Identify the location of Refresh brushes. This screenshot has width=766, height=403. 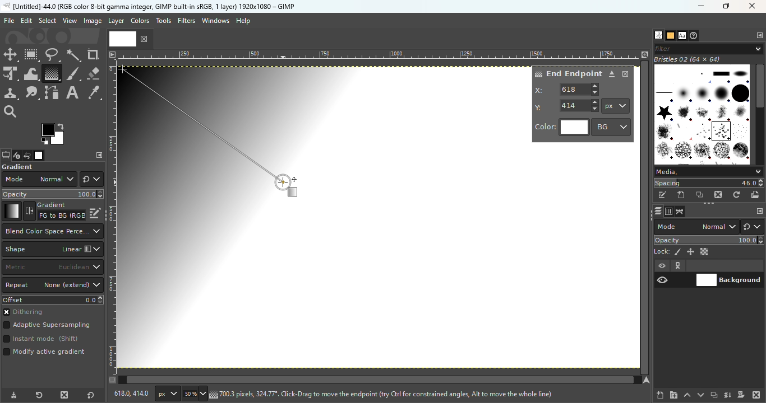
(737, 195).